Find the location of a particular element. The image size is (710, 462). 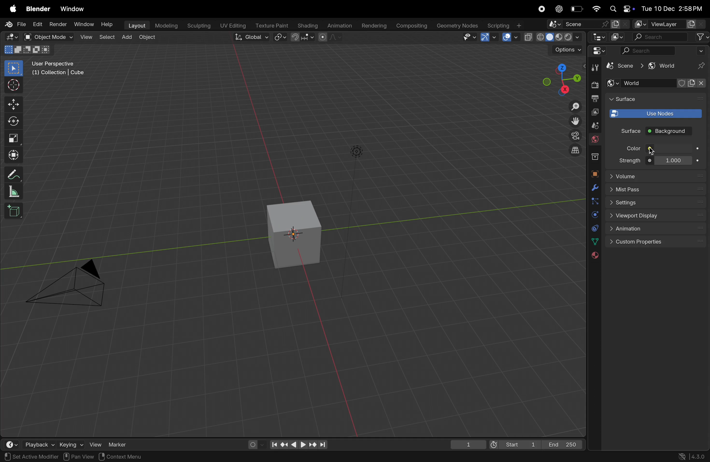

orthographic view is located at coordinates (577, 151).